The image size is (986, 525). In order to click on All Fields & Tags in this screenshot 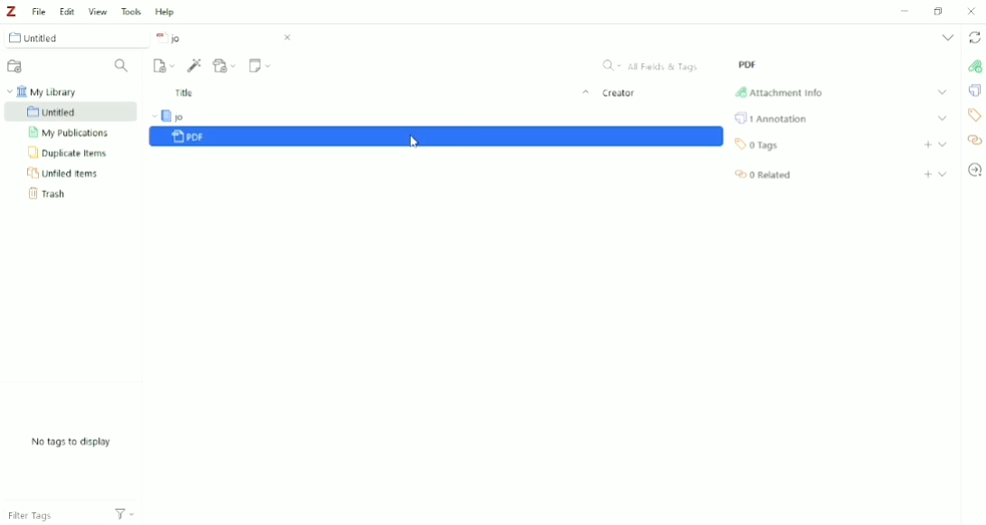, I will do `click(653, 64)`.